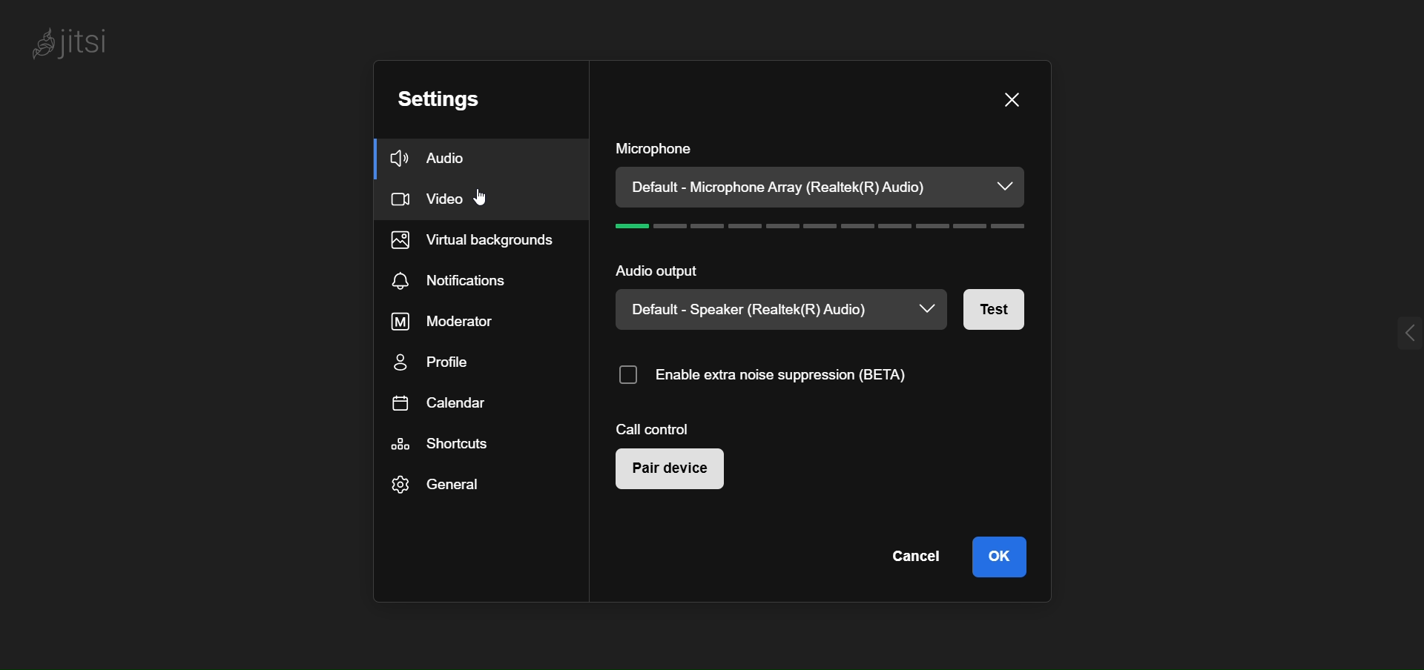 The image size is (1424, 670). Describe the element at coordinates (437, 486) in the screenshot. I see `general` at that location.